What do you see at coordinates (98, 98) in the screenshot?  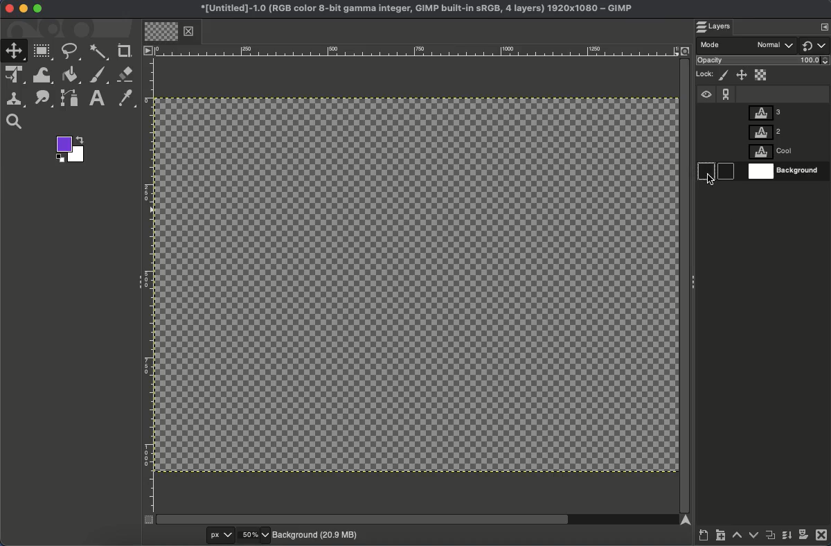 I see `Text` at bounding box center [98, 98].